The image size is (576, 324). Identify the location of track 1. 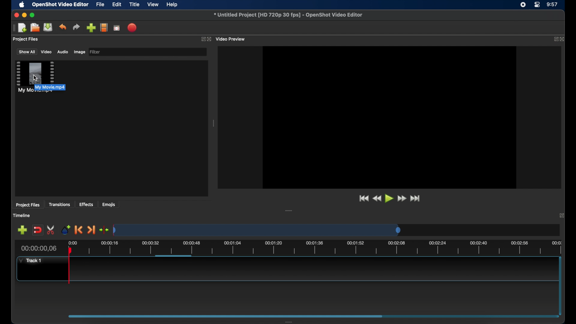
(31, 260).